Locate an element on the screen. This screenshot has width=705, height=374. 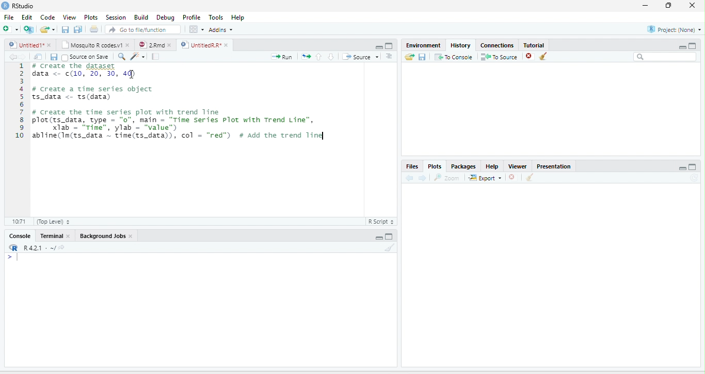
minimize is located at coordinates (645, 6).